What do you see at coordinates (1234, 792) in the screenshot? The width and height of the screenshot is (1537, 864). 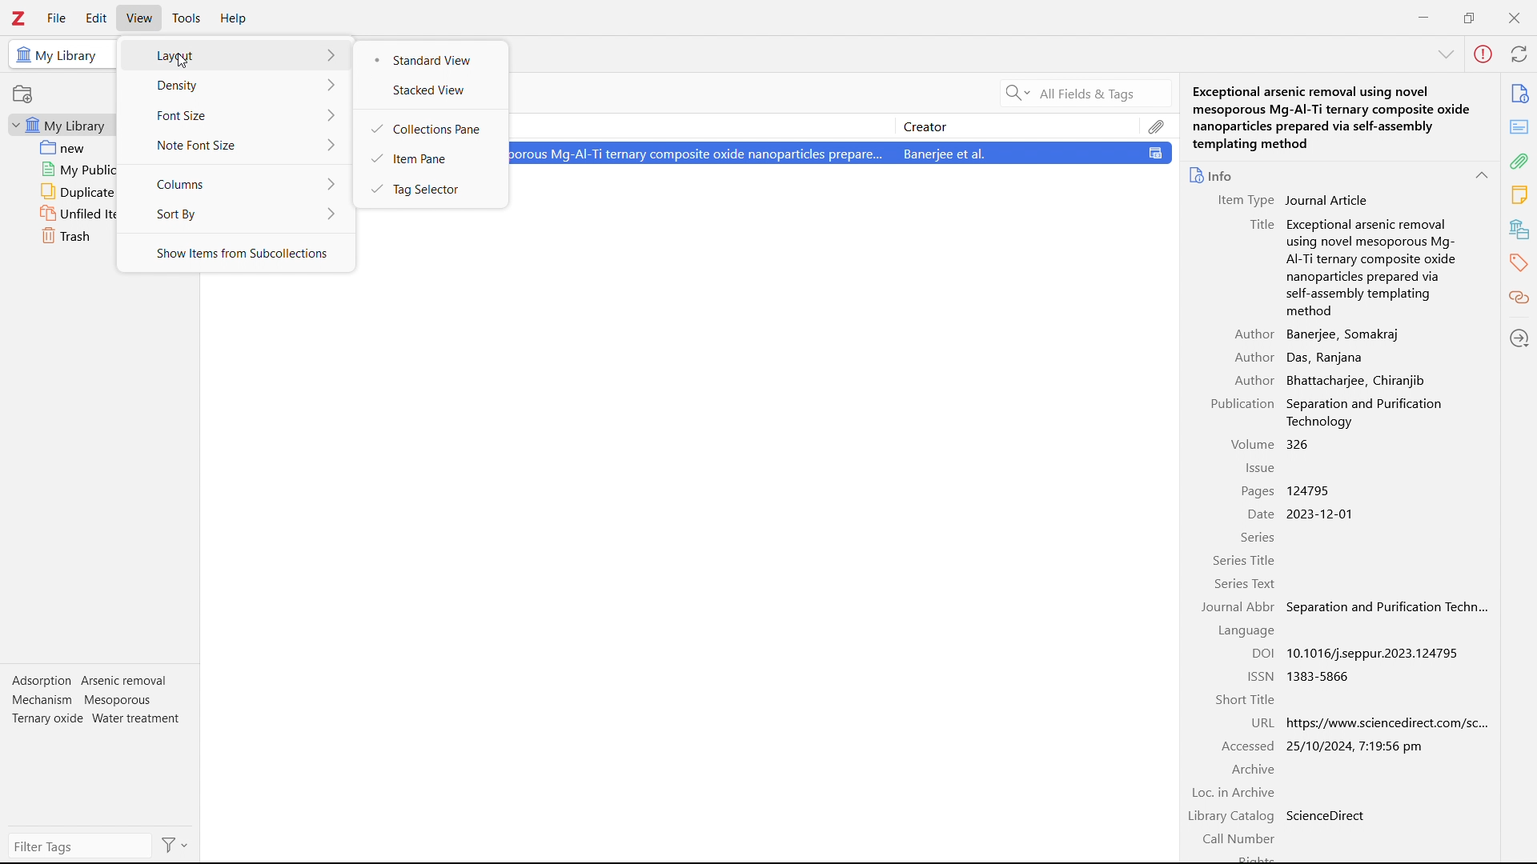 I see `Loc. in Archive` at bounding box center [1234, 792].